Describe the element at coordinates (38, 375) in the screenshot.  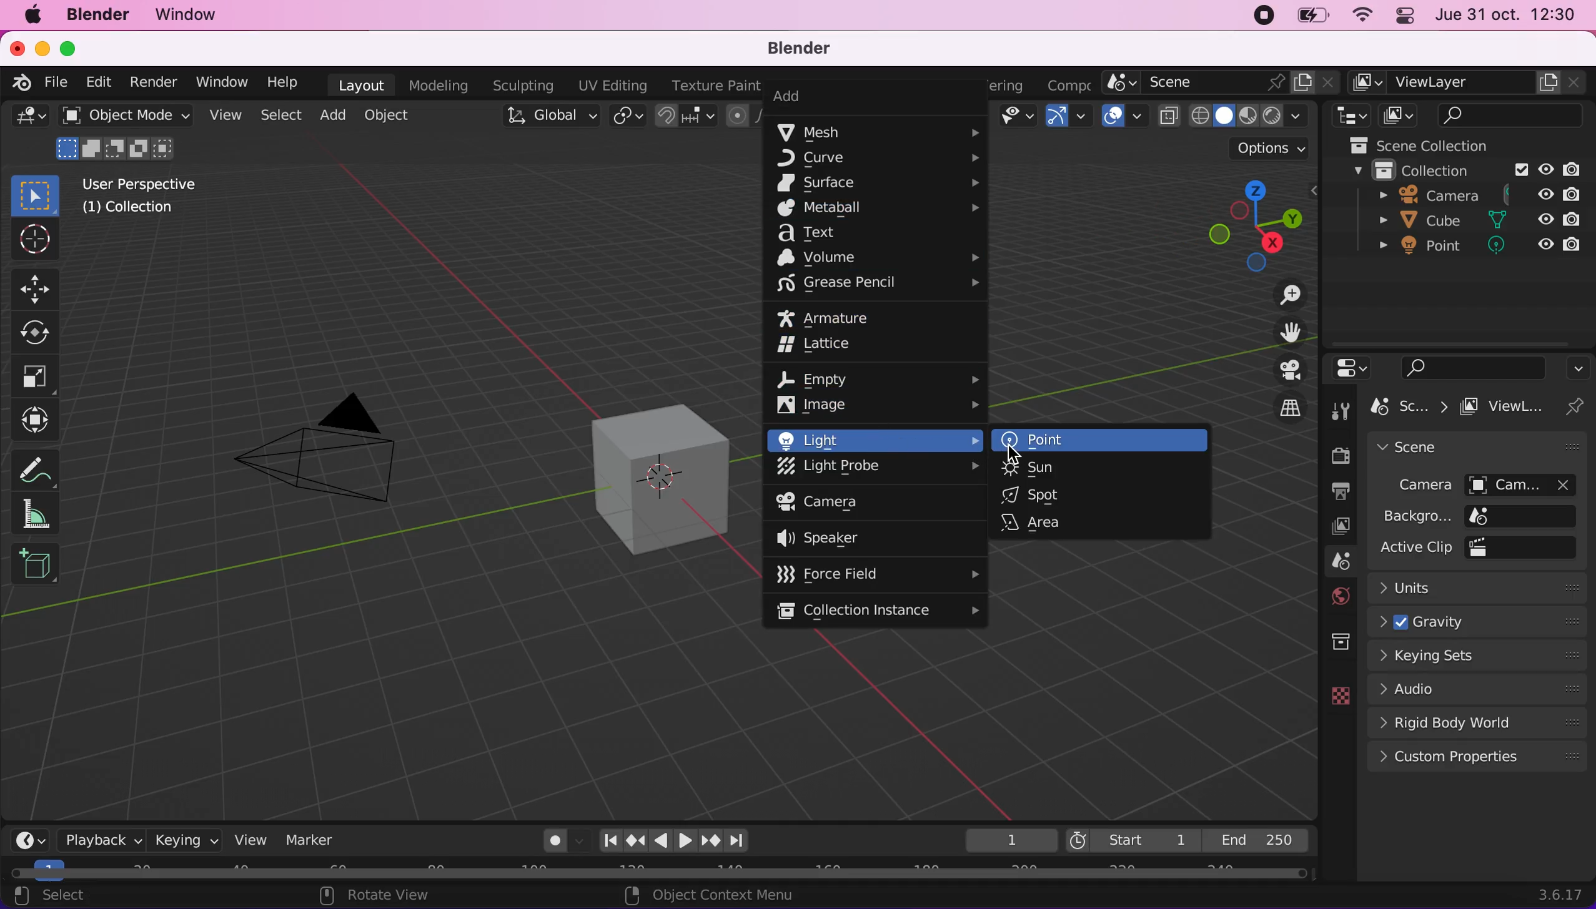
I see `scale` at that location.